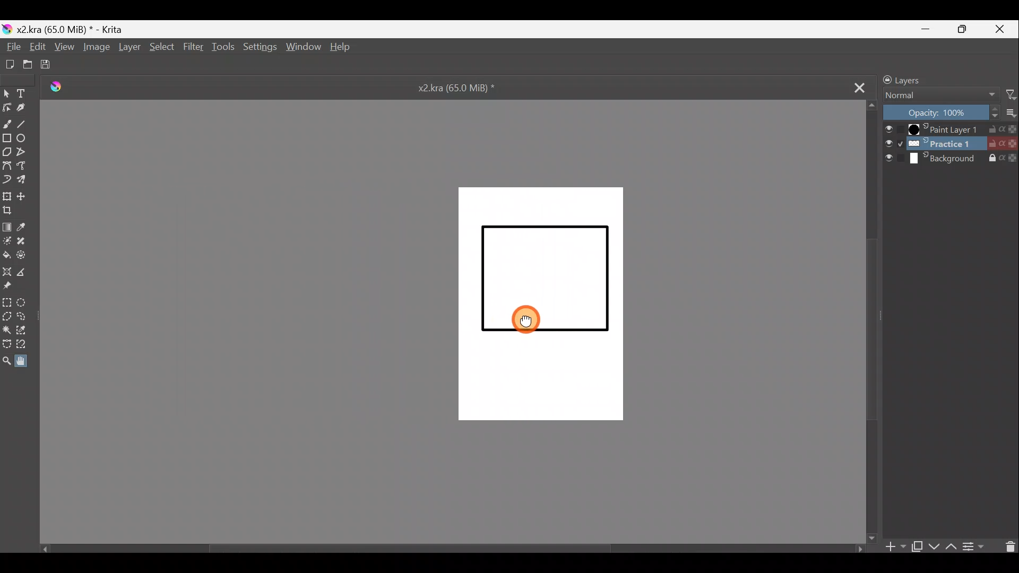  Describe the element at coordinates (6, 251) in the screenshot. I see `Fill a contiguous area of colour with colour/fill a selection` at that location.